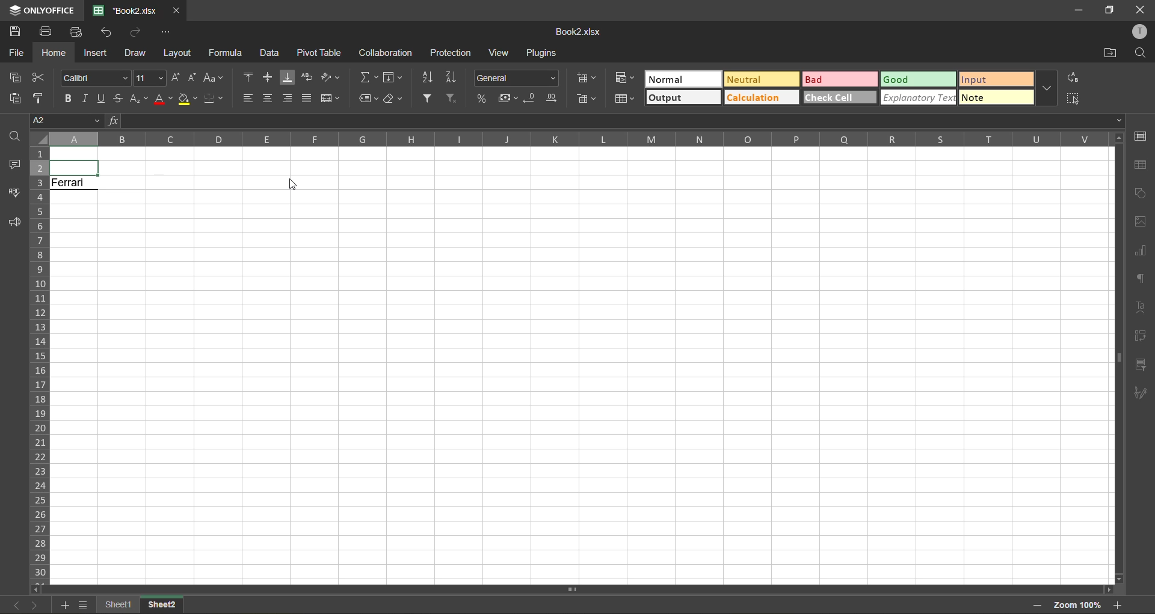 This screenshot has height=614, width=1155. I want to click on charts, so click(1140, 252).